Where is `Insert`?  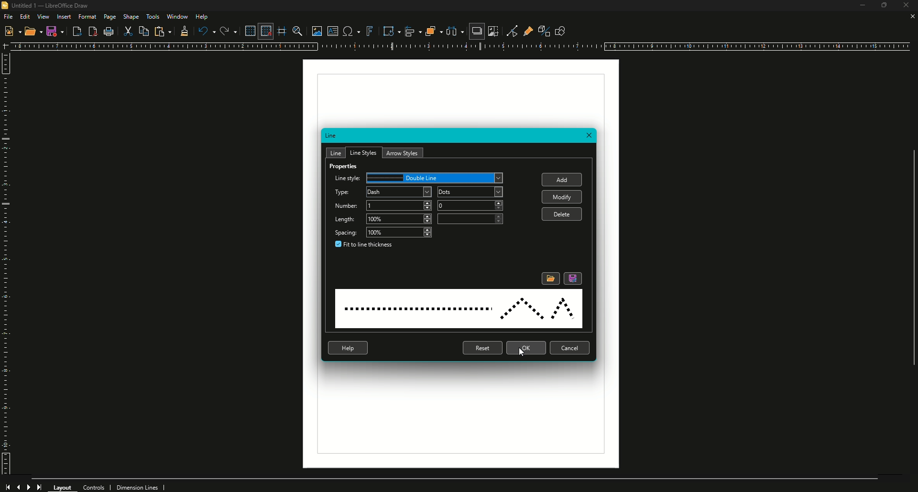 Insert is located at coordinates (64, 17).